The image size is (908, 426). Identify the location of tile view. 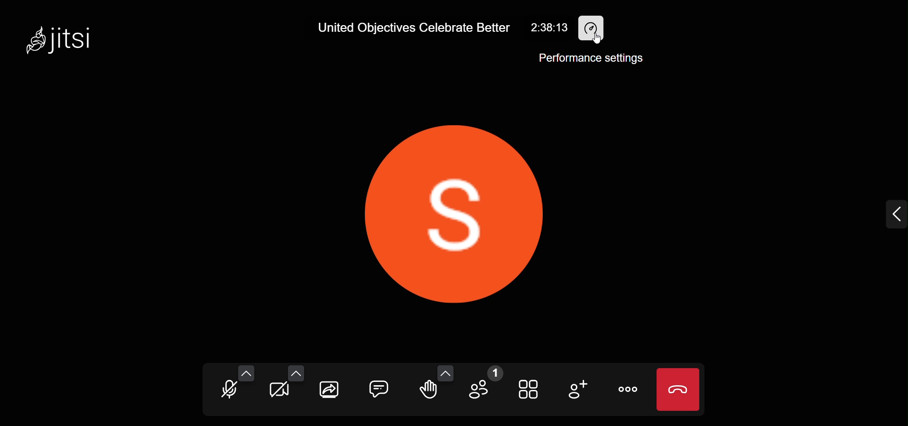
(528, 389).